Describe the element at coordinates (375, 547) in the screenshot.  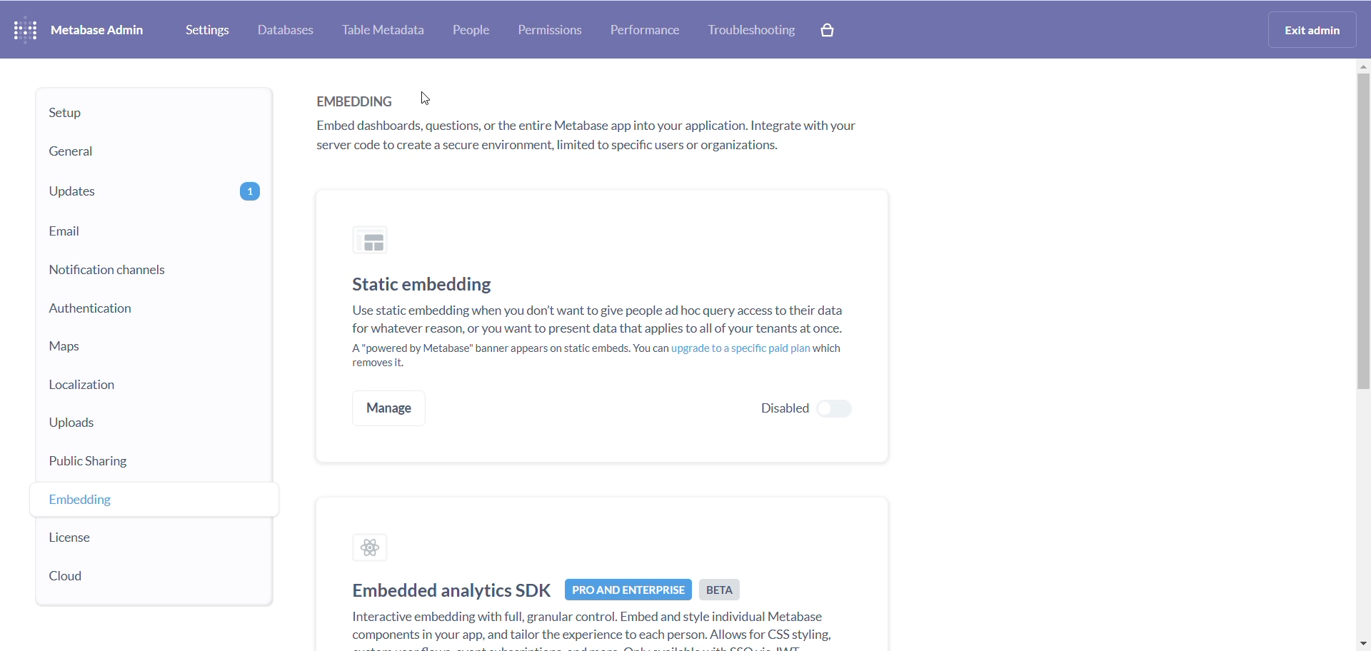
I see `icon` at that location.